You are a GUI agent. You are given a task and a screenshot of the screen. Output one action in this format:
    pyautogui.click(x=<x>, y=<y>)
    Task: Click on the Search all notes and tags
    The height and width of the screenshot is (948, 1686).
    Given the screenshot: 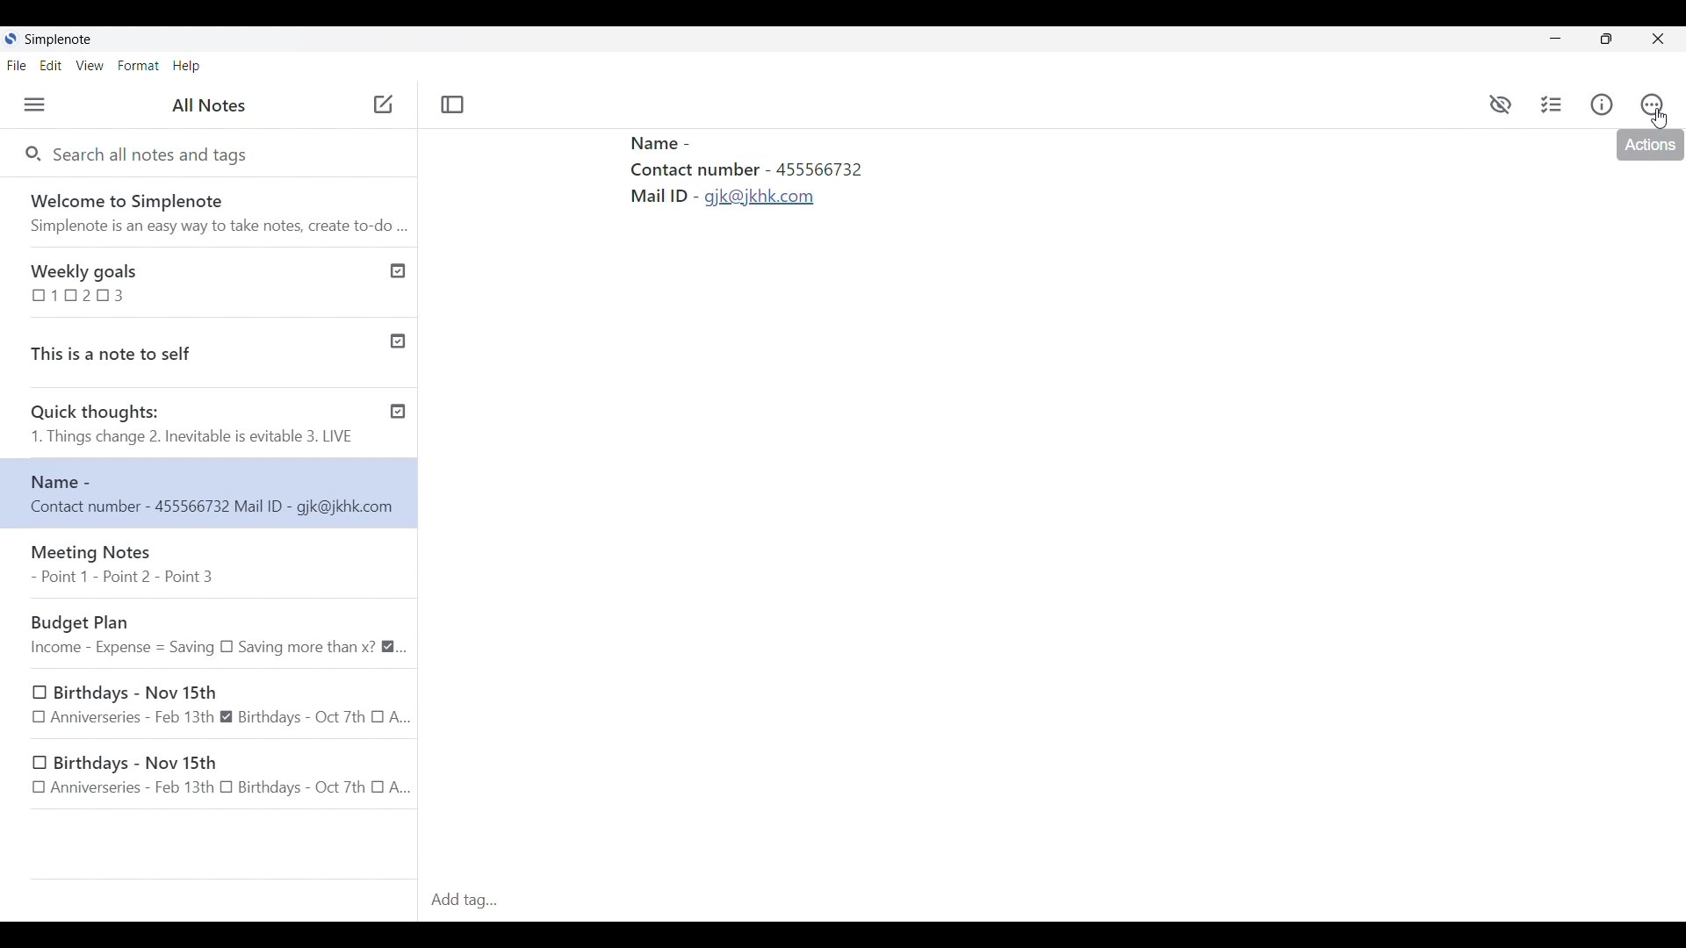 What is the action you would take?
    pyautogui.click(x=157, y=155)
    